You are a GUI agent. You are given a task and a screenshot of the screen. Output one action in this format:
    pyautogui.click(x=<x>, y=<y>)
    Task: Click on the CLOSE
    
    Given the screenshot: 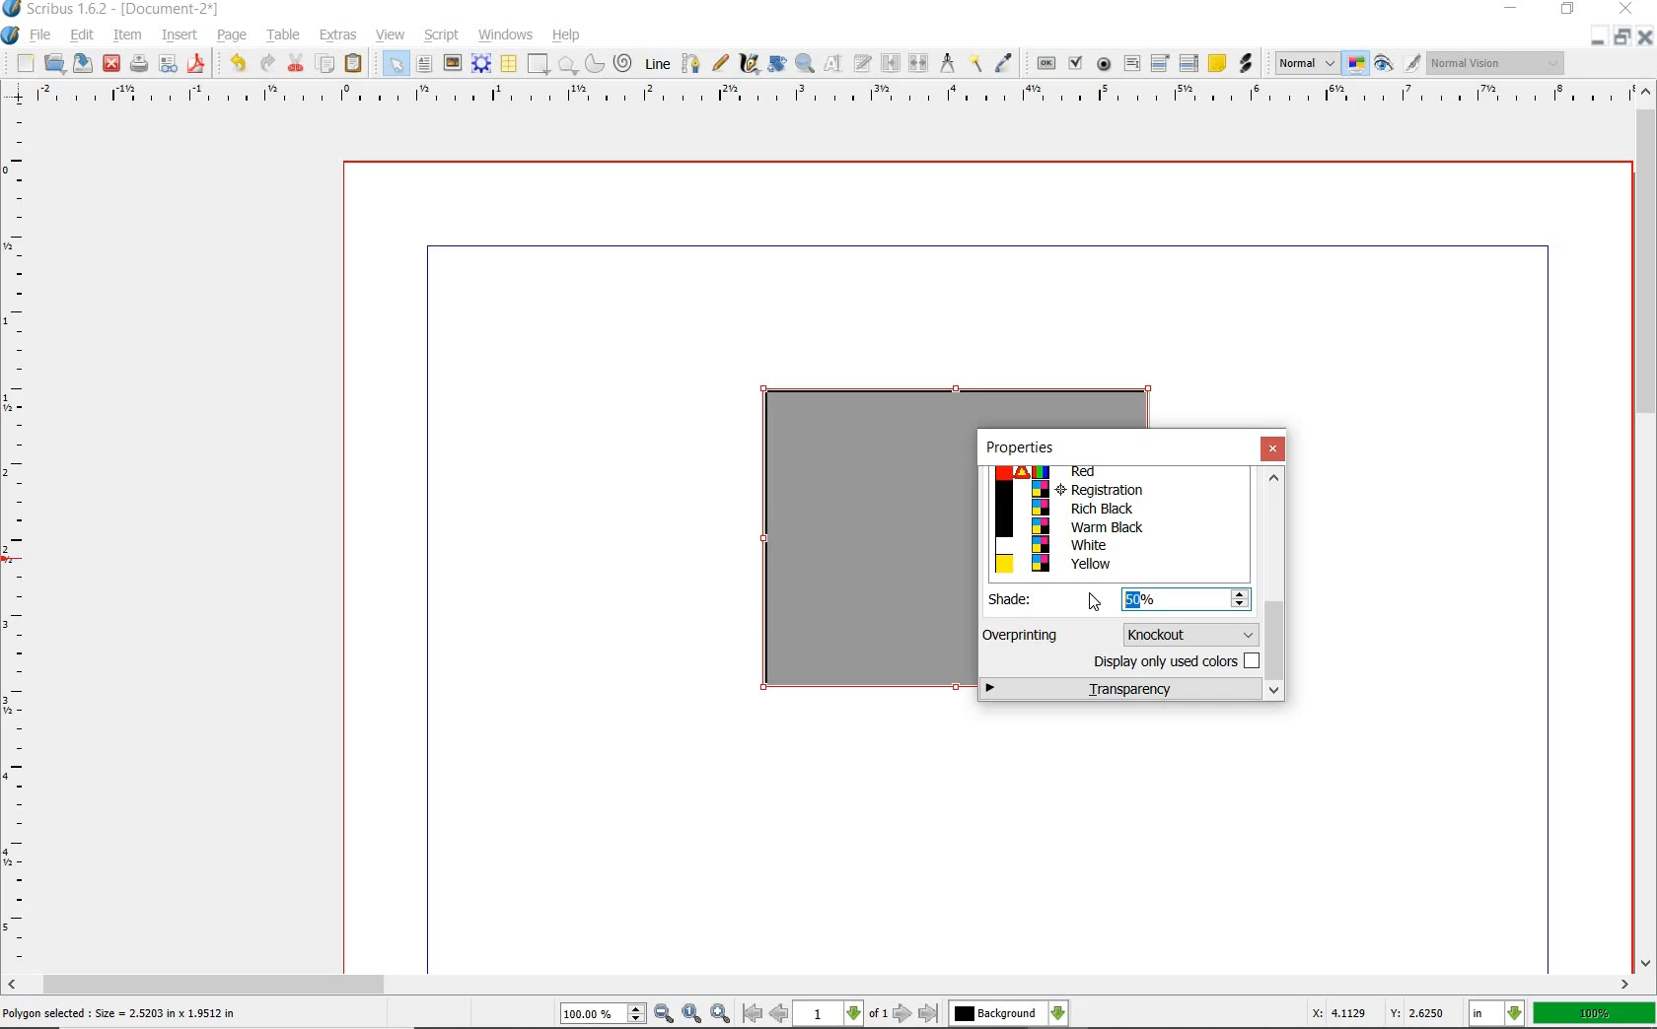 What is the action you would take?
    pyautogui.click(x=1643, y=39)
    